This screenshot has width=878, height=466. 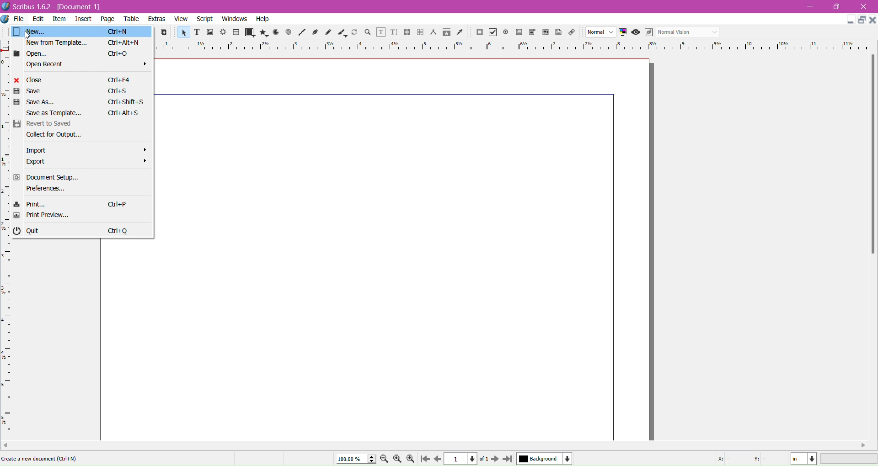 I want to click on New from Template, so click(x=82, y=42).